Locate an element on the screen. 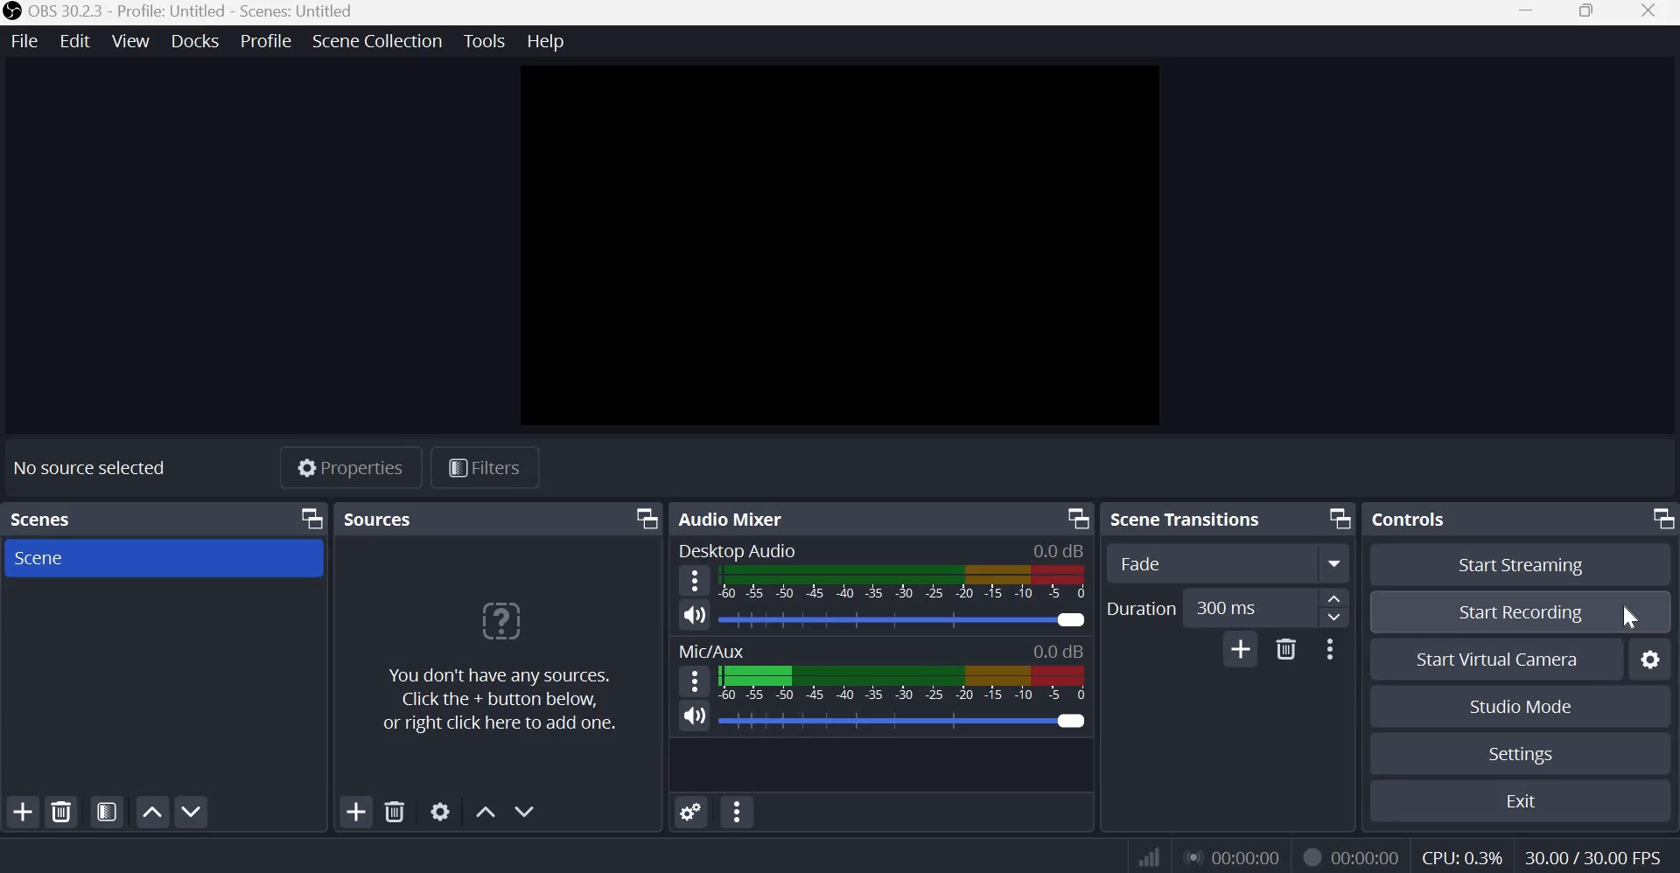 The image size is (1680, 873). Open scene filters is located at coordinates (108, 814).